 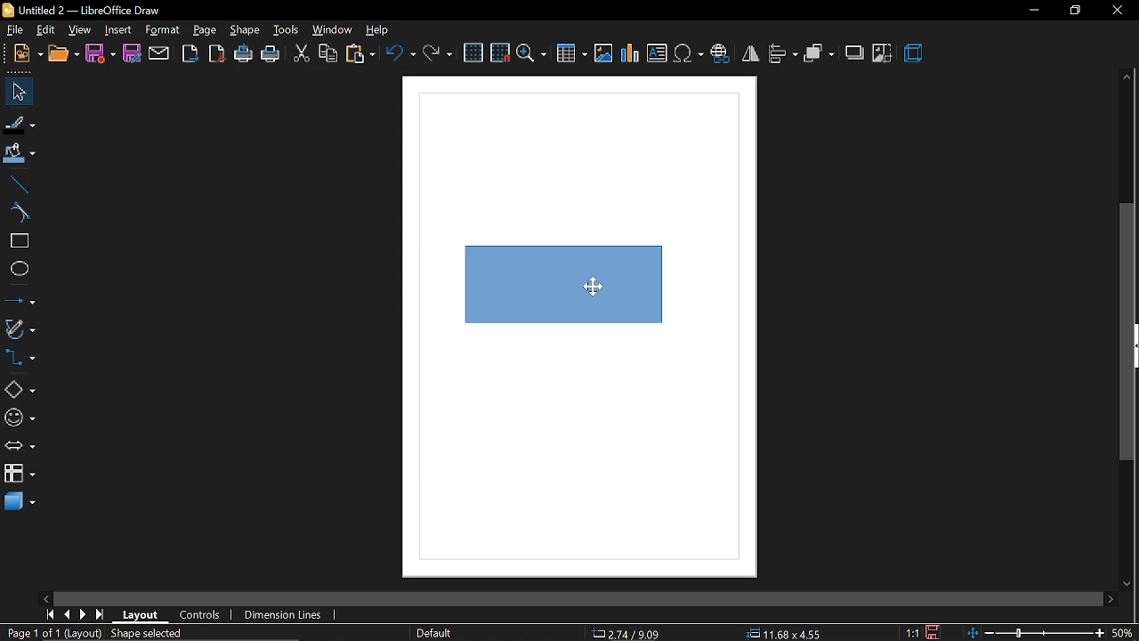 I want to click on controls, so click(x=204, y=615).